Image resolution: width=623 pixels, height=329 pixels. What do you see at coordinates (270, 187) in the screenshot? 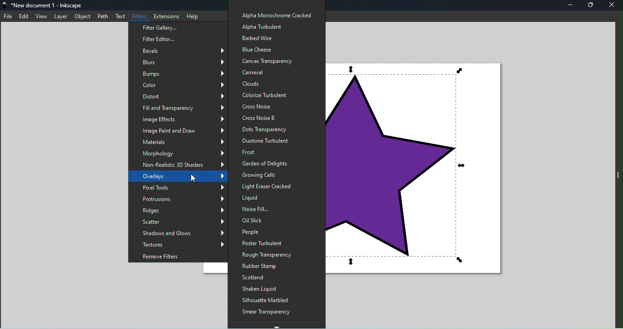
I see `Light eraser cracked` at bounding box center [270, 187].